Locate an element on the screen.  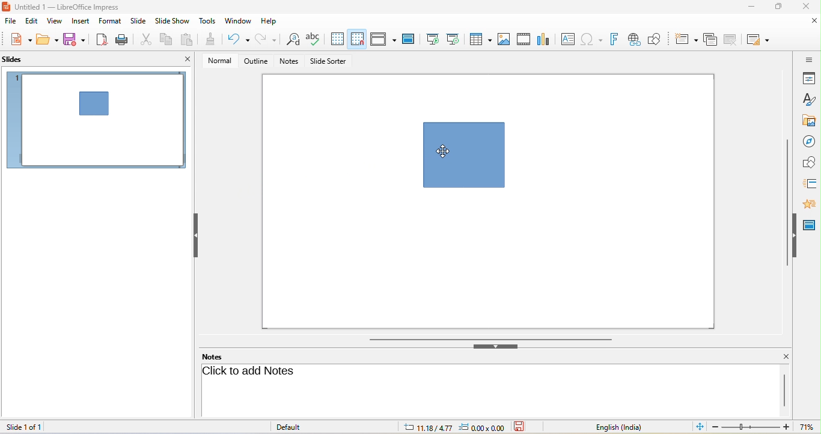
view is located at coordinates (55, 21).